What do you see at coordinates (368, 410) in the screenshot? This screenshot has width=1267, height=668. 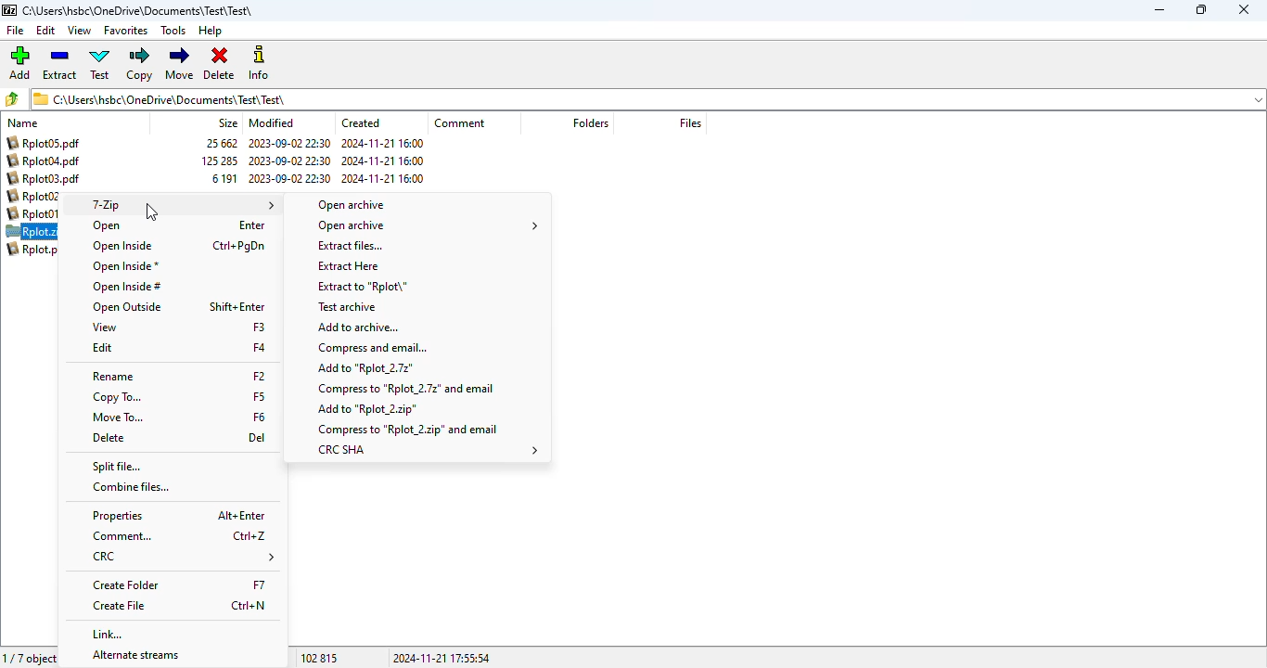 I see `add to "Rplot_2.zip"` at bounding box center [368, 410].